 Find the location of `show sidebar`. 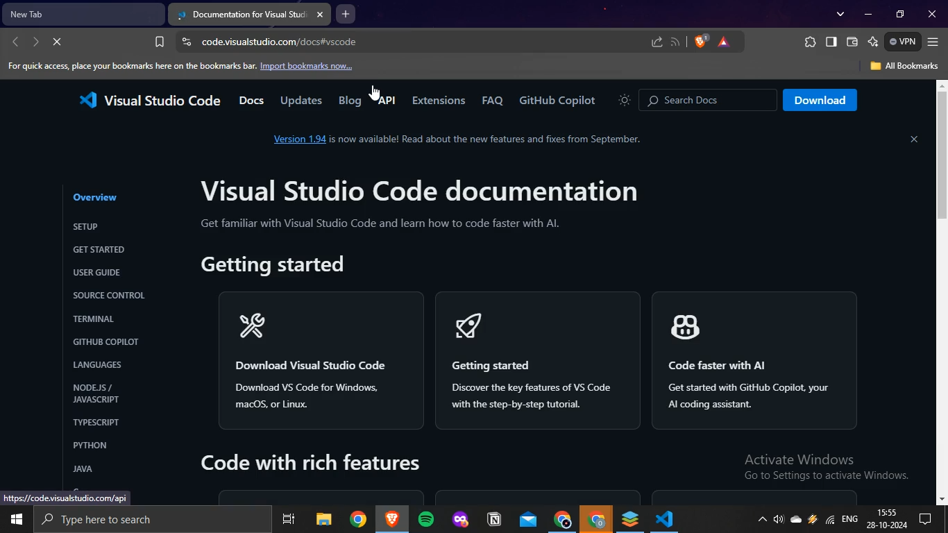

show sidebar is located at coordinates (831, 42).